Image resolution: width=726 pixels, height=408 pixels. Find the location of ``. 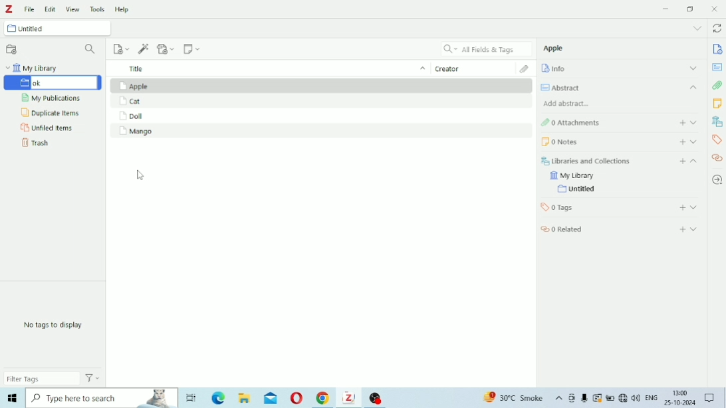

 is located at coordinates (11, 399).